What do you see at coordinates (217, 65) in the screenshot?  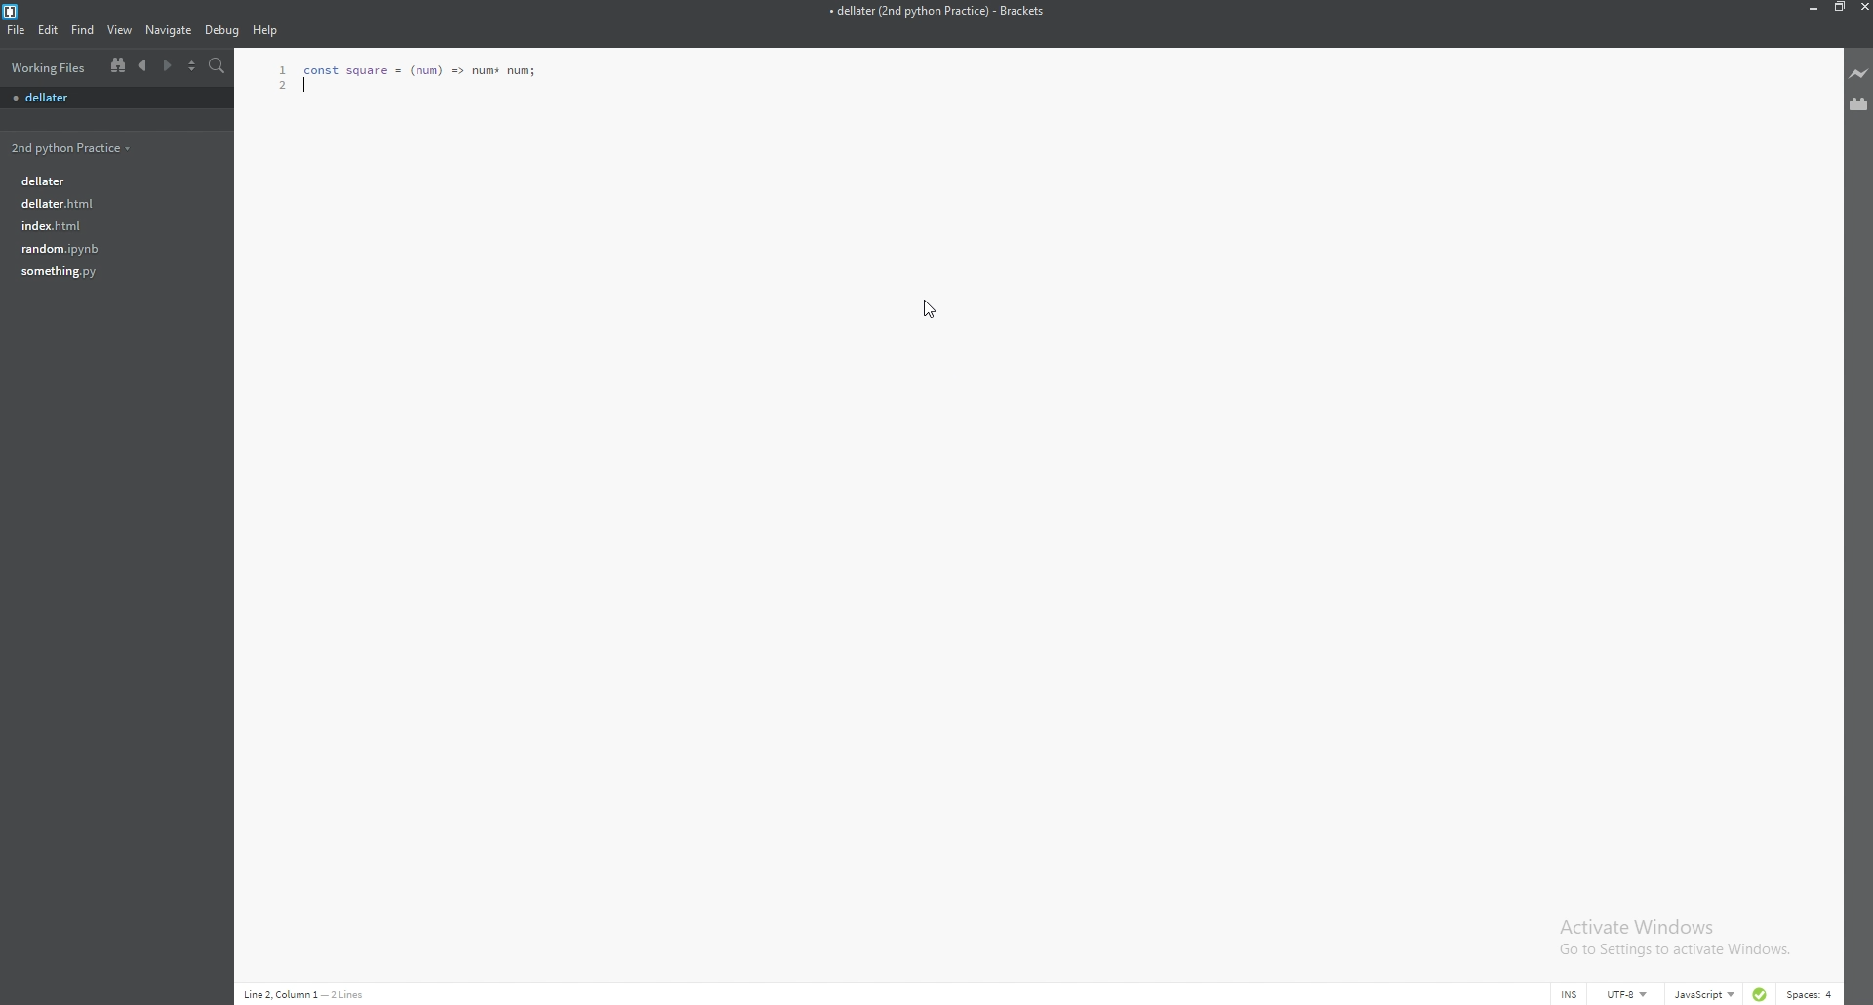 I see `search` at bounding box center [217, 65].